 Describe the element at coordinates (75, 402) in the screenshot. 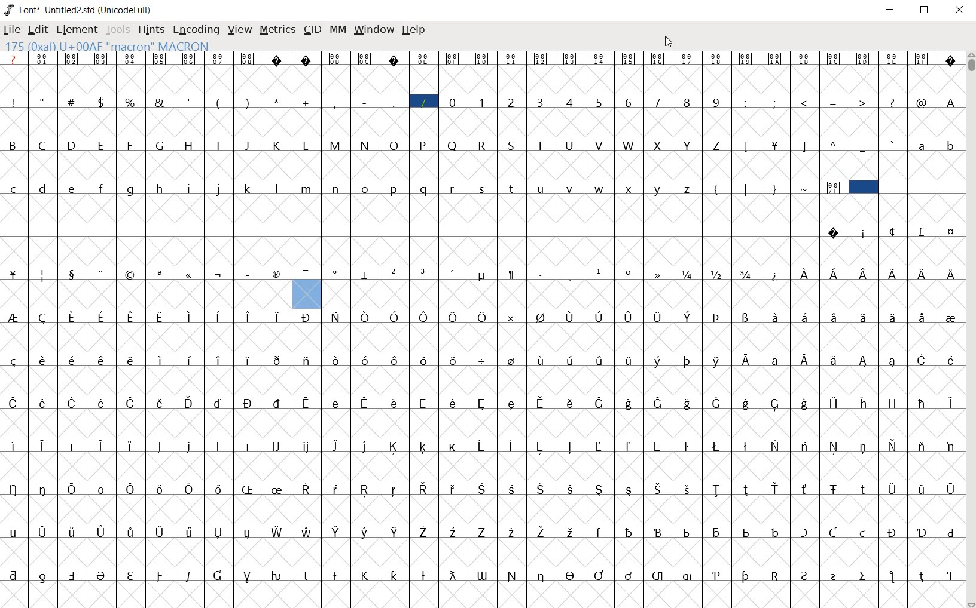

I see `Symbol` at that location.